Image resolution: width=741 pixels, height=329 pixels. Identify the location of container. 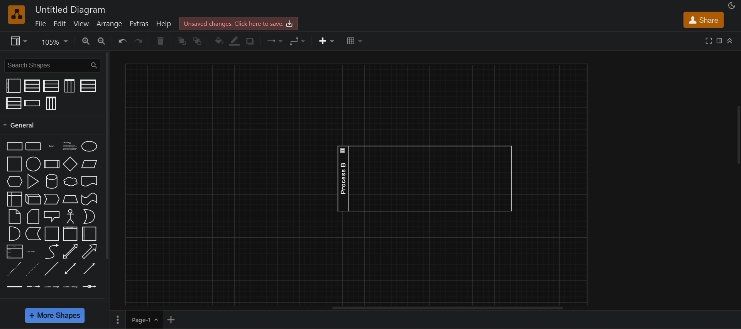
(14, 86).